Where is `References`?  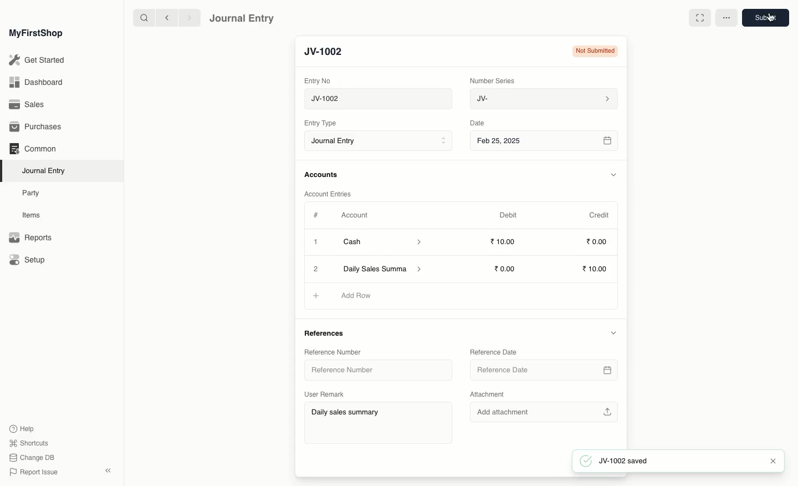
References is located at coordinates (327, 334).